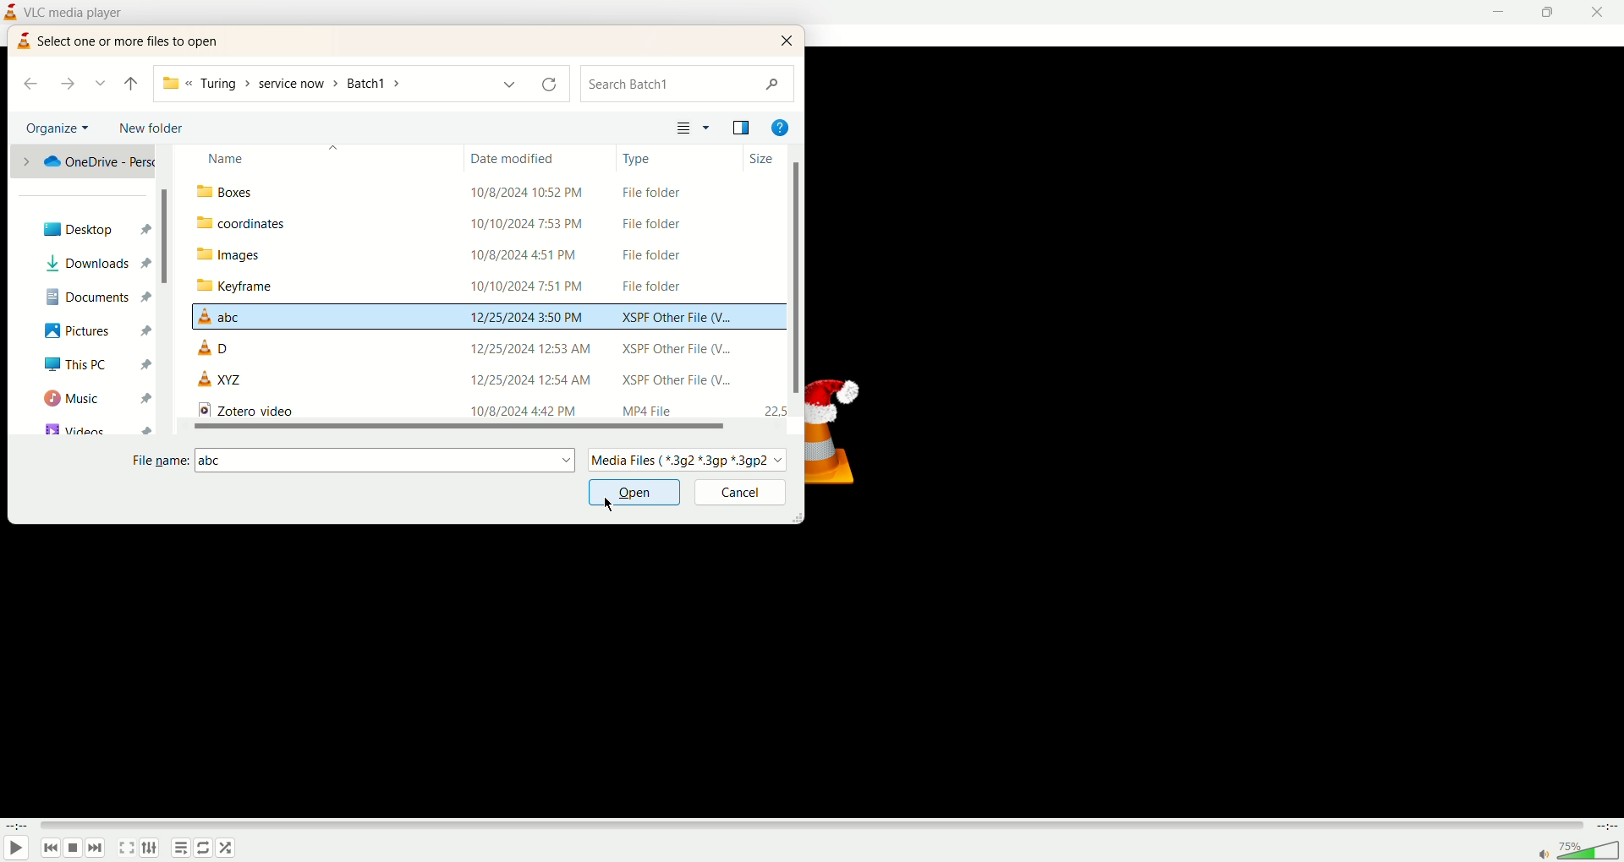 The height and width of the screenshot is (862, 1624). What do you see at coordinates (96, 425) in the screenshot?
I see `Videos` at bounding box center [96, 425].